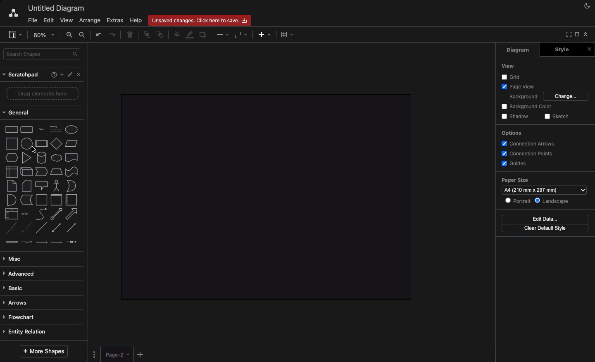  Describe the element at coordinates (162, 35) in the screenshot. I see `To back` at that location.